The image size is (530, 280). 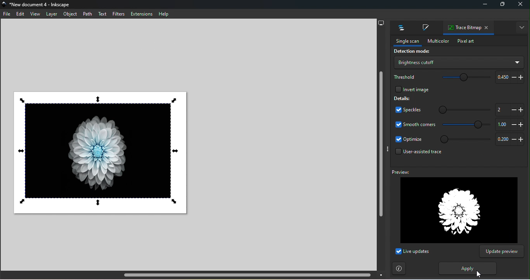 I want to click on Multicolor, so click(x=436, y=40).